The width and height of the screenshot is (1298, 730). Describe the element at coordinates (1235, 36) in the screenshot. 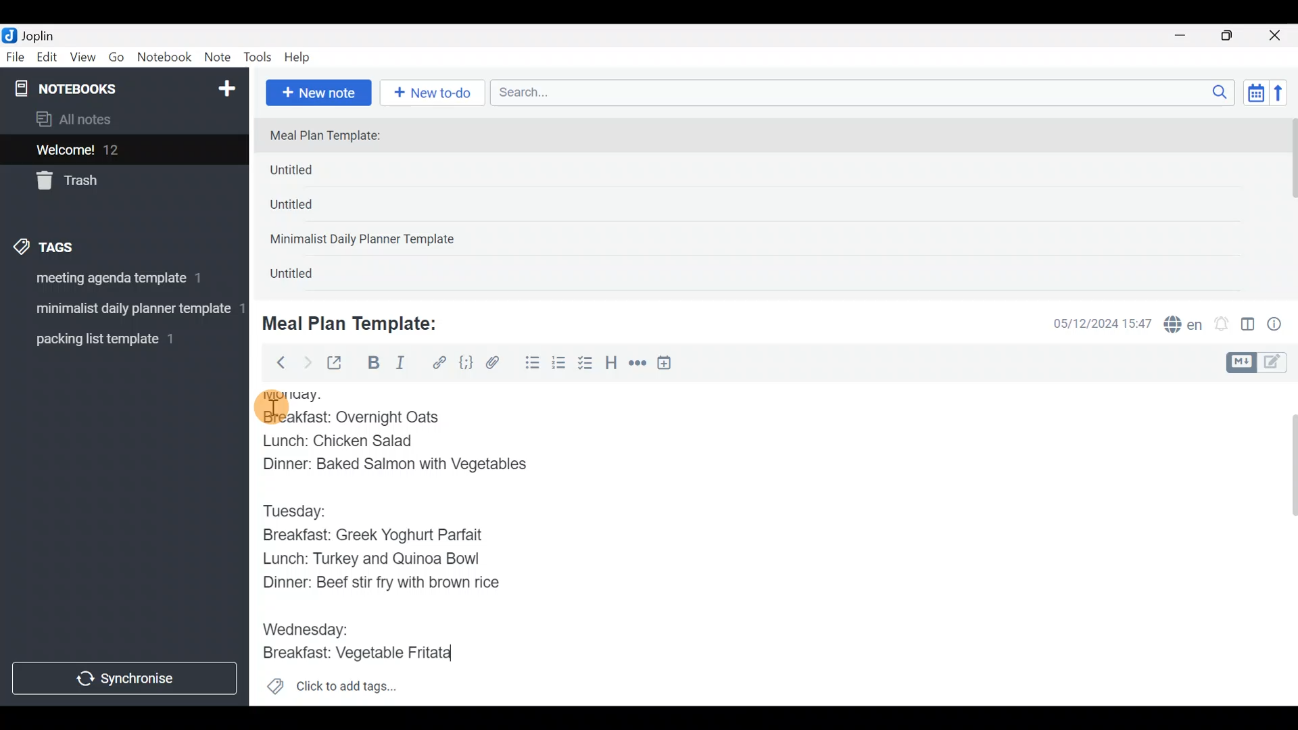

I see `Maximize` at that location.